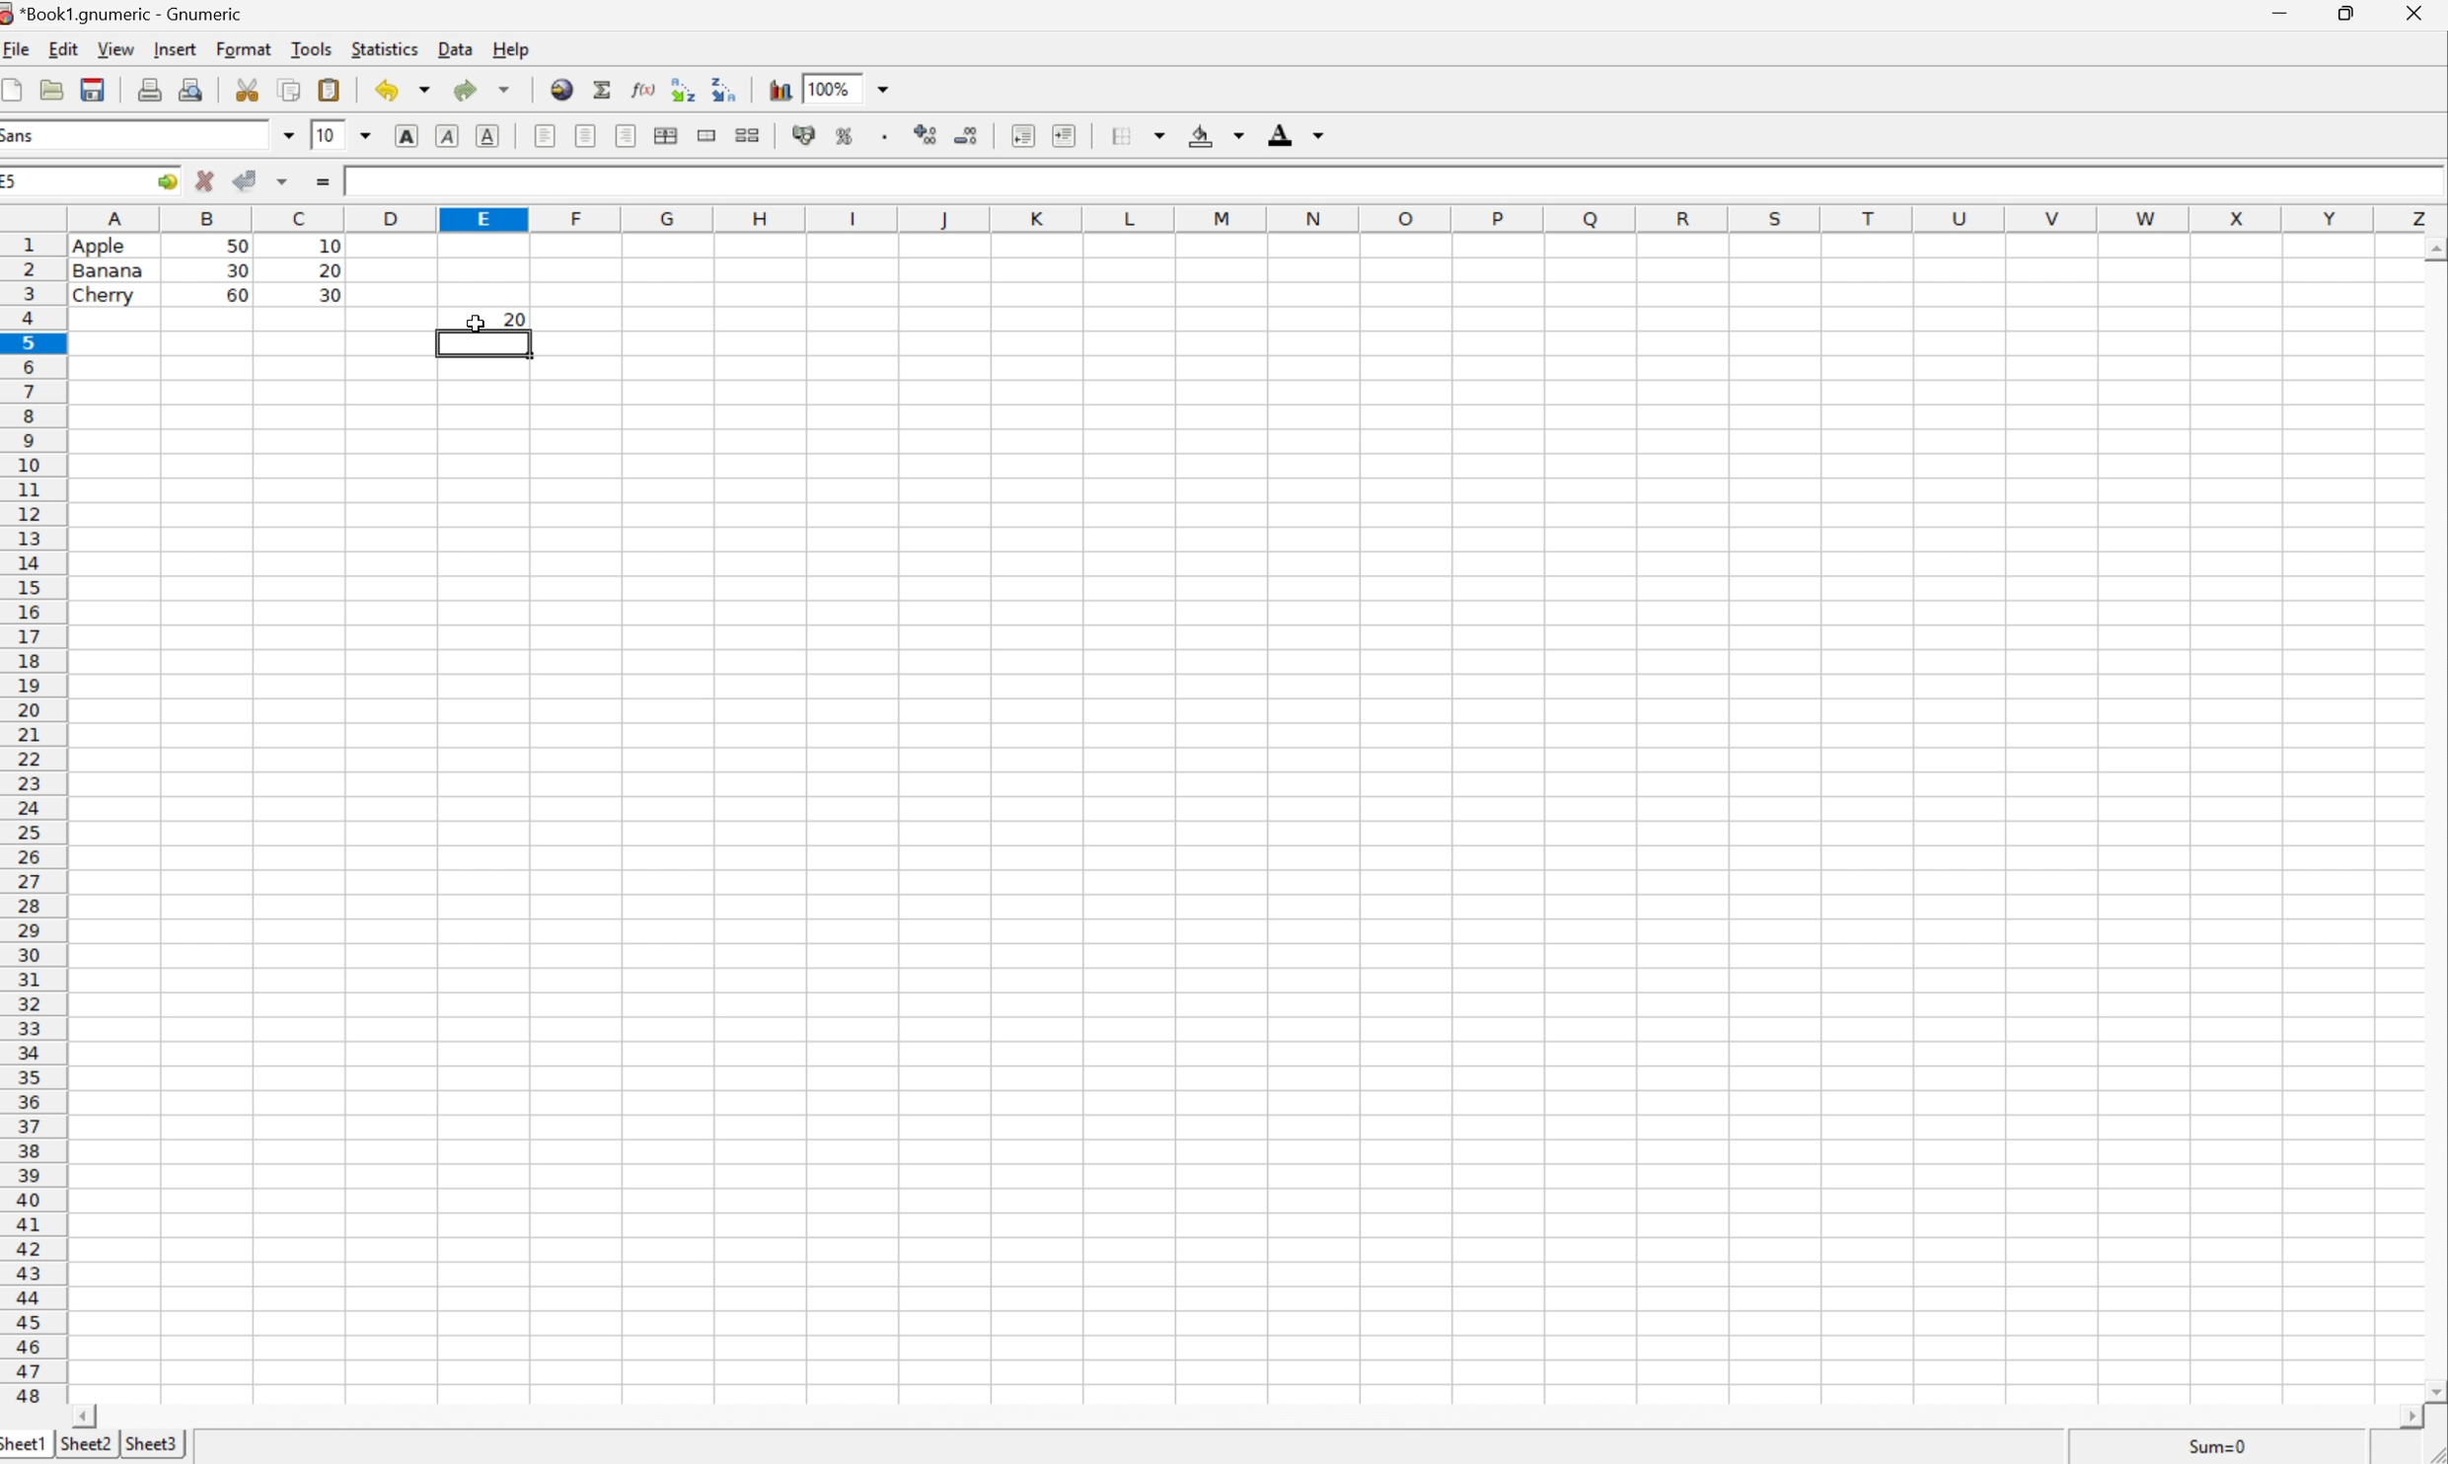 This screenshot has width=2448, height=1464. What do you see at coordinates (408, 134) in the screenshot?
I see `bold` at bounding box center [408, 134].